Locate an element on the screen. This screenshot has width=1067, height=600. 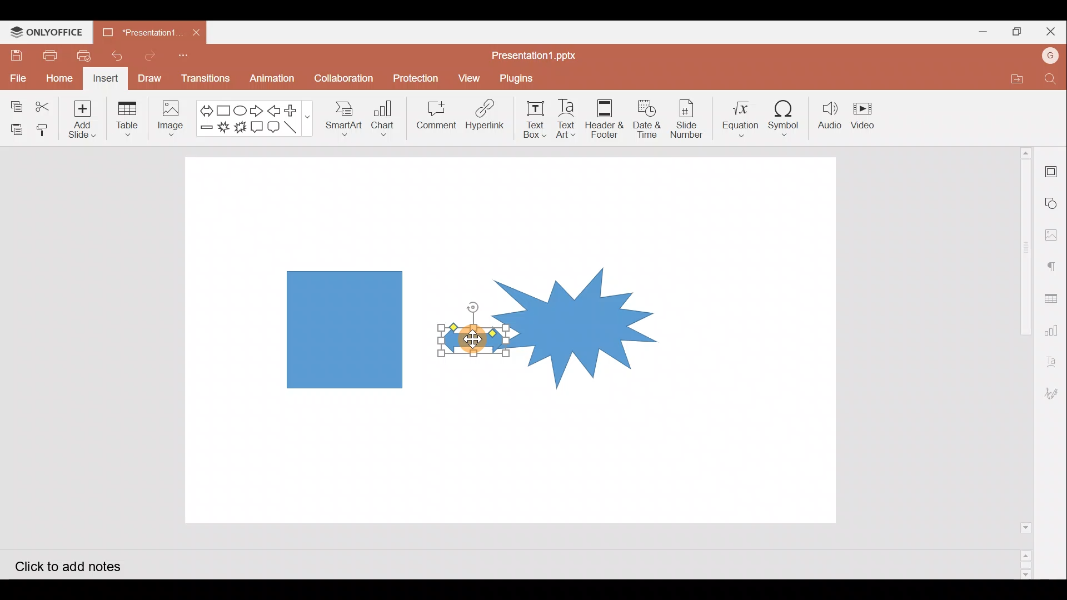
Animation is located at coordinates (272, 79).